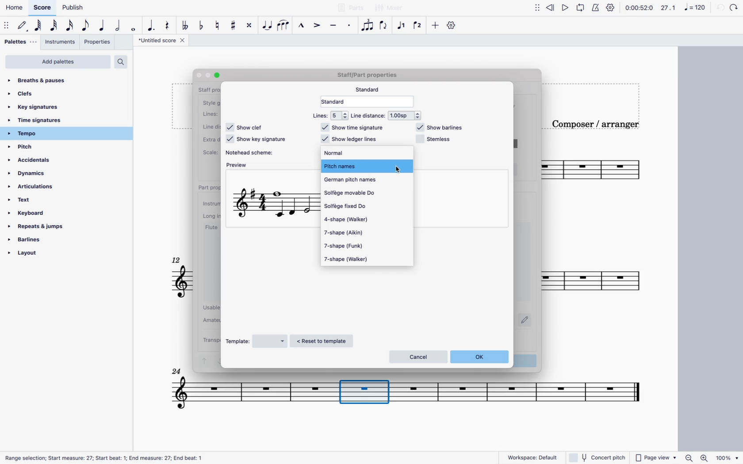 The height and width of the screenshot is (464, 743). I want to click on show ledger lines, so click(349, 139).